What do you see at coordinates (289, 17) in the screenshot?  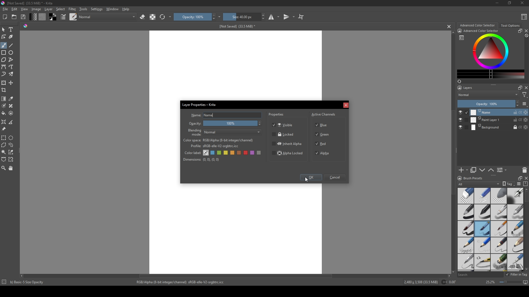 I see `transitions` at bounding box center [289, 17].